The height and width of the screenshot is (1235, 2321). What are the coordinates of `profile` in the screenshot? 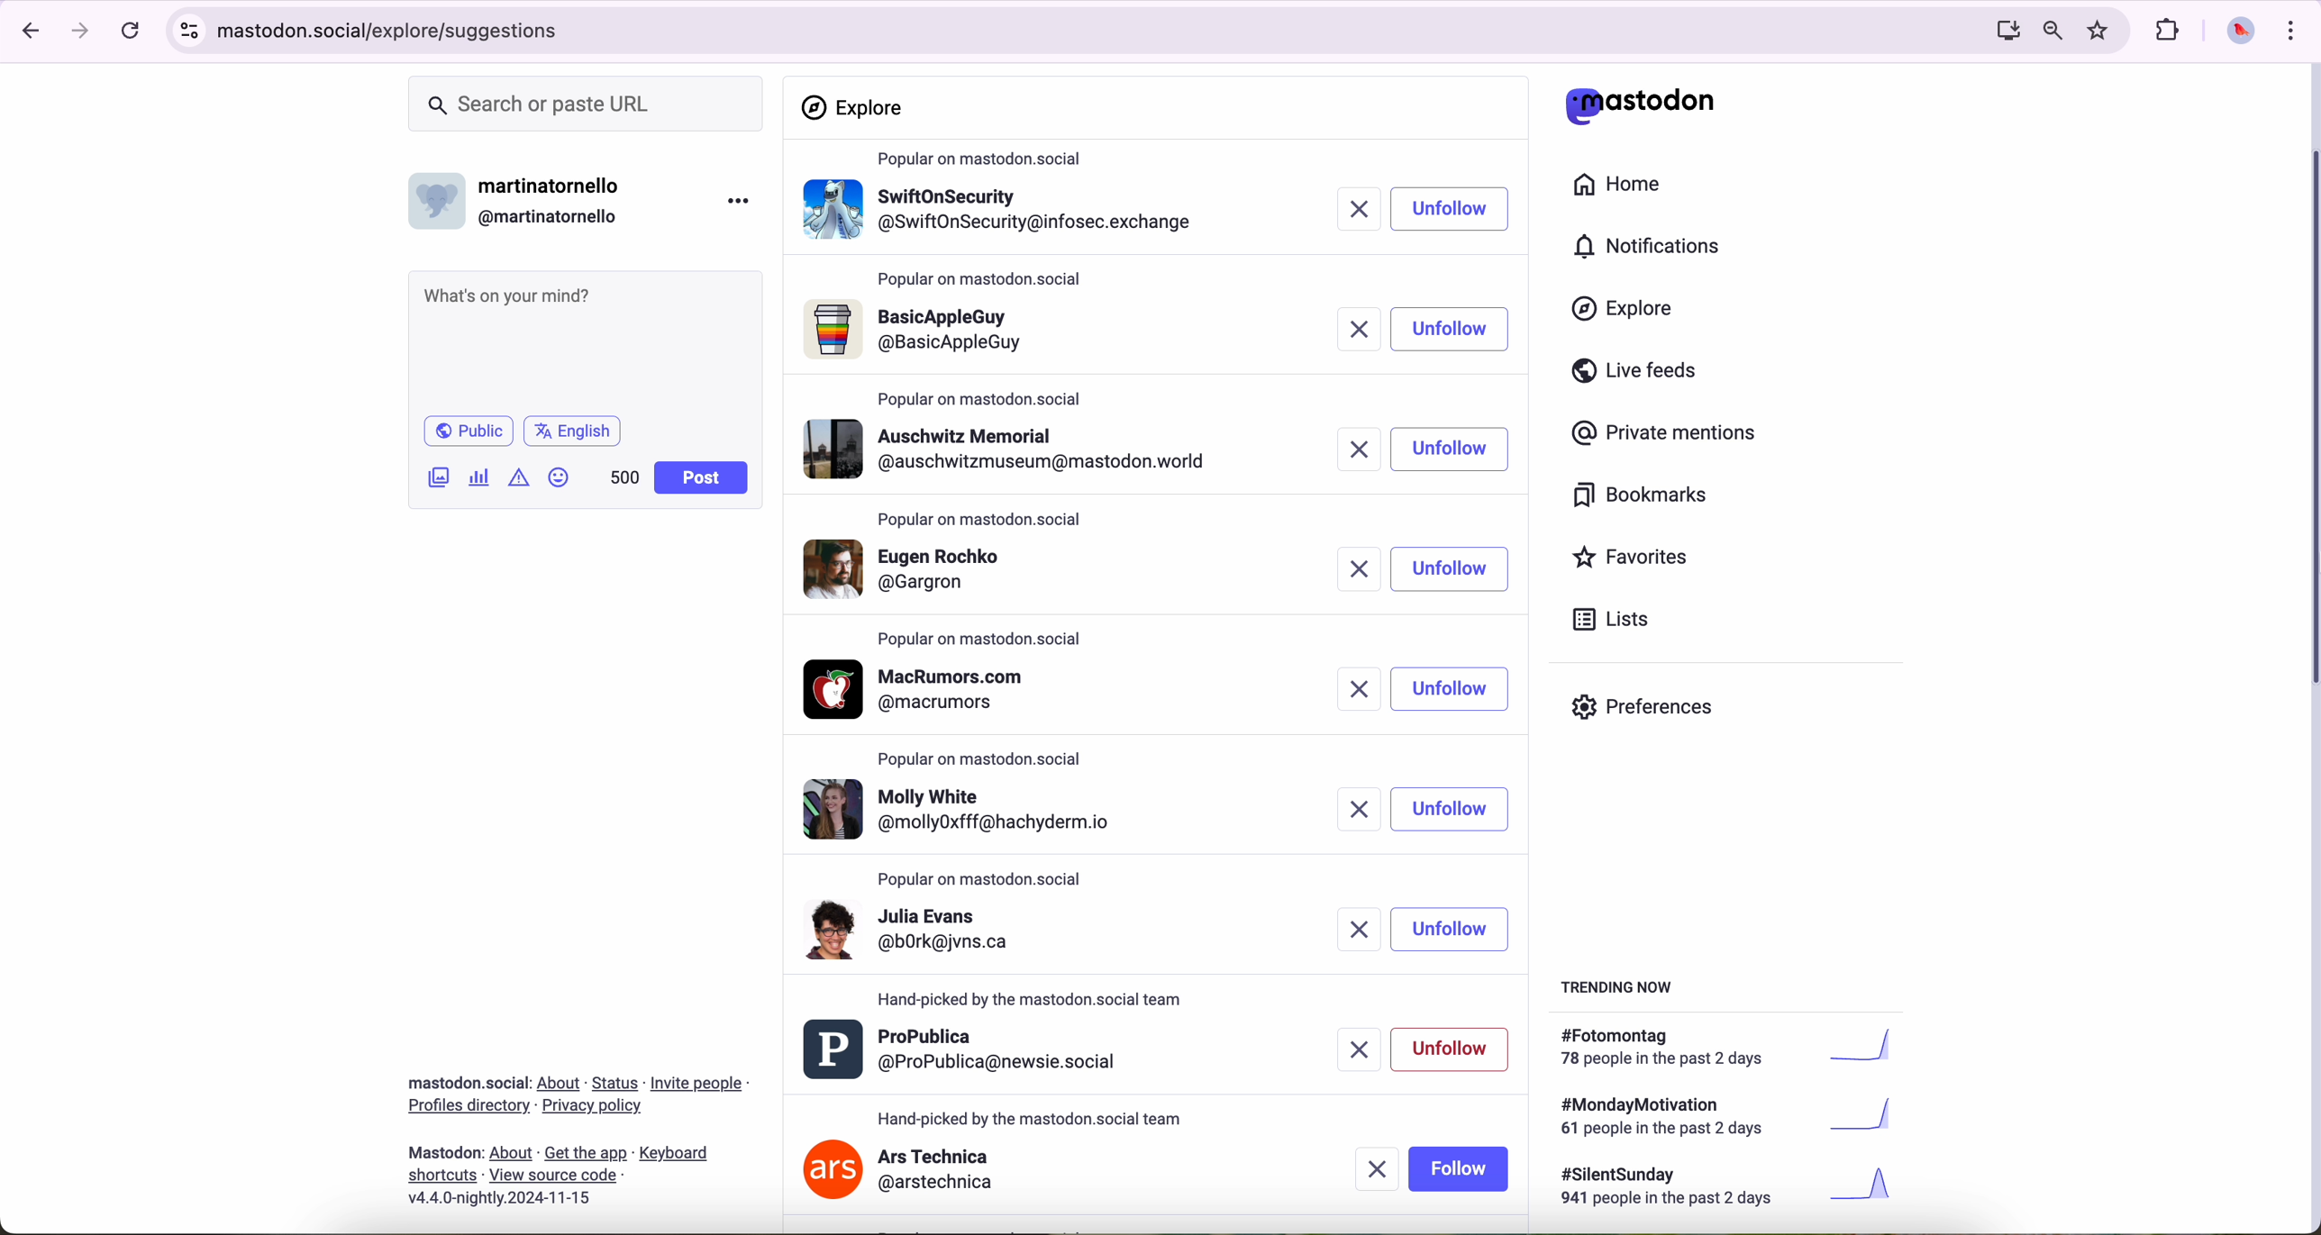 It's located at (966, 1051).